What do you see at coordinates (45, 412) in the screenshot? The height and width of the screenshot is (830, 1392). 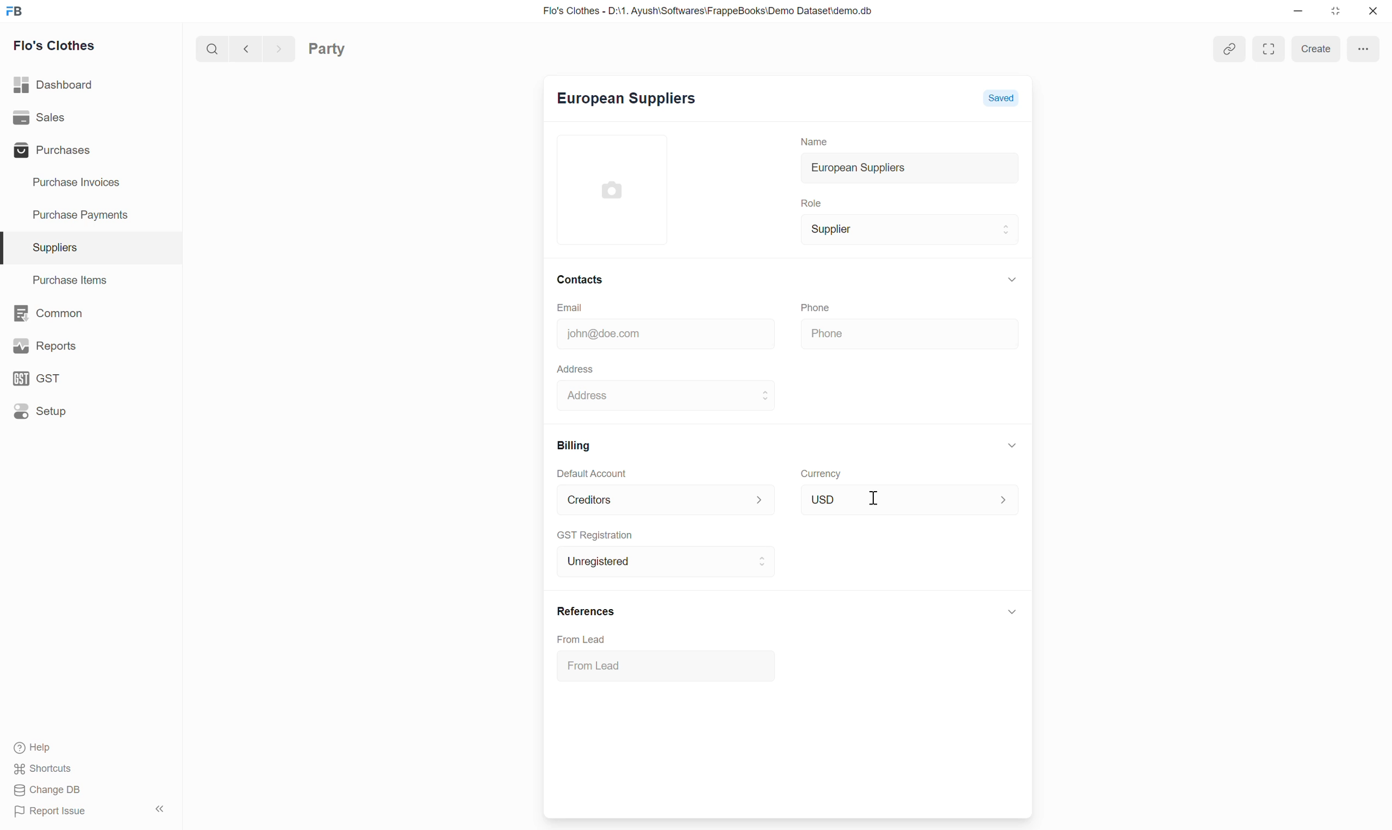 I see `Setup` at bounding box center [45, 412].